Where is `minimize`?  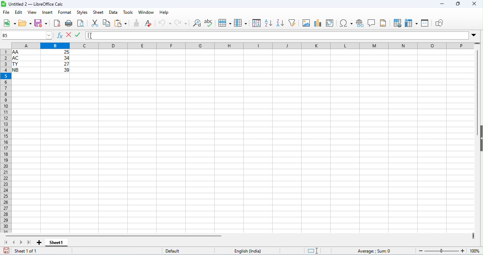 minimize is located at coordinates (442, 4).